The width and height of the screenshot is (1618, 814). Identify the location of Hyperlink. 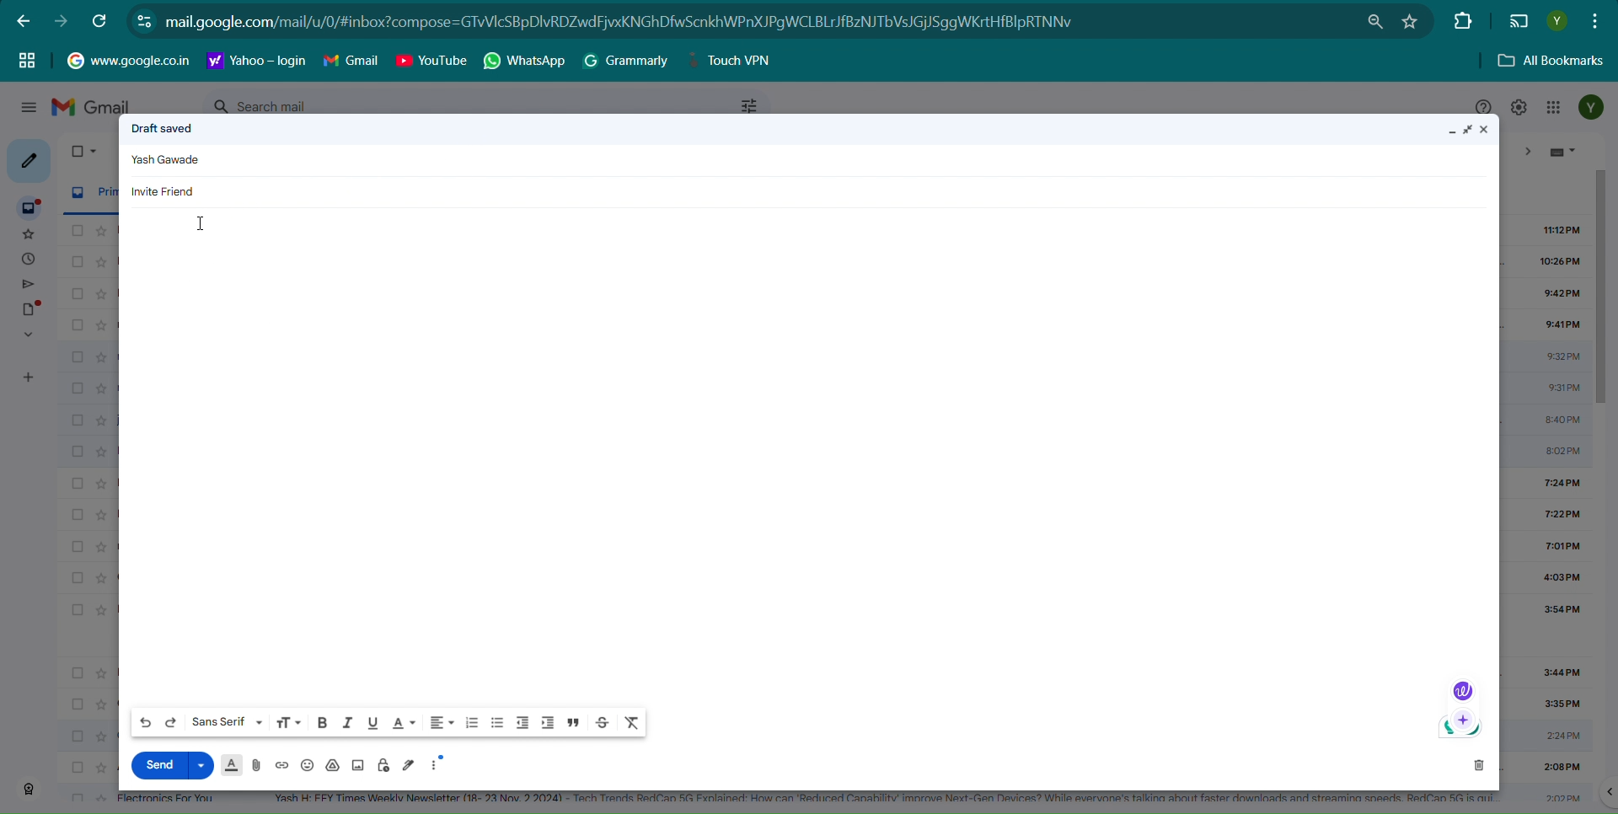
(128, 59).